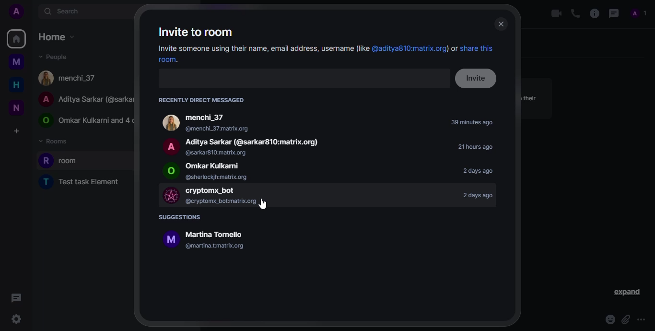  Describe the element at coordinates (324, 54) in the screenshot. I see `Invite someone using their name, email address, username(like @aditya810:matrix.org) or share this room.` at that location.